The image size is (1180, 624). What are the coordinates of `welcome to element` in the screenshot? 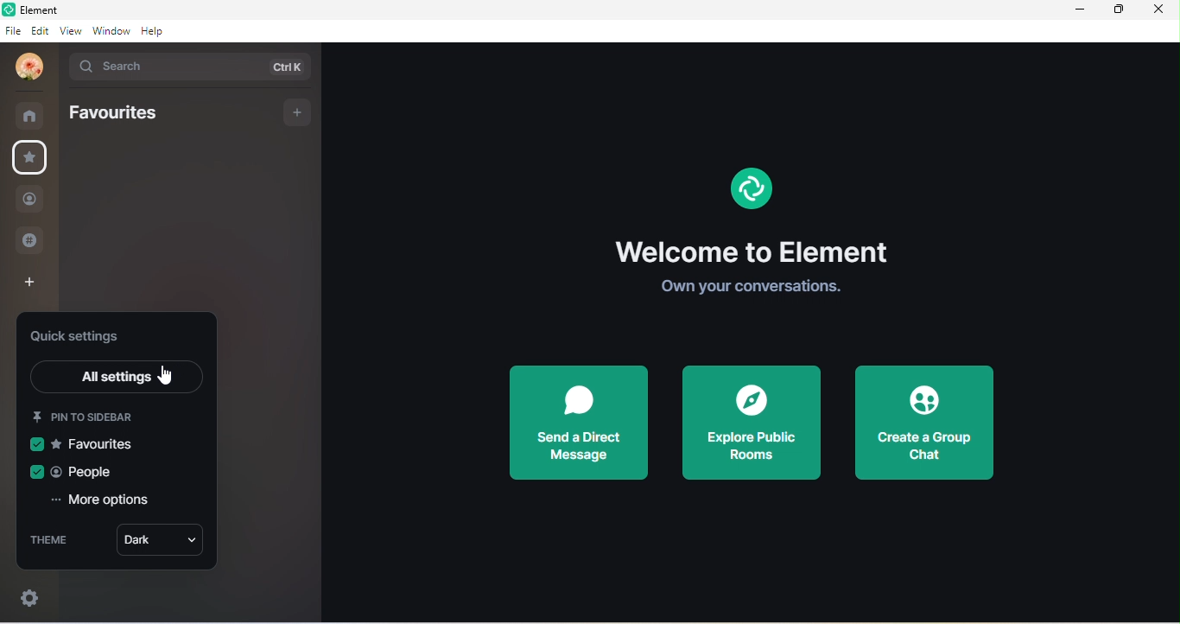 It's located at (754, 250).